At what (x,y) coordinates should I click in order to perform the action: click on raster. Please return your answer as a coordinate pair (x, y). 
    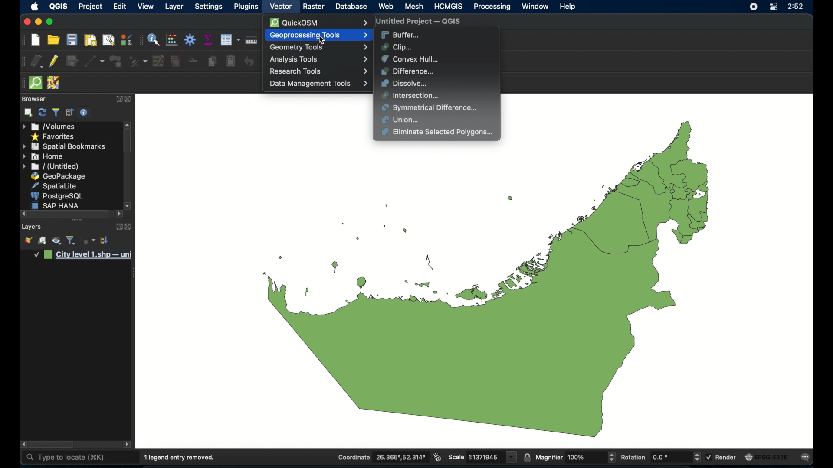
    Looking at the image, I should click on (314, 6).